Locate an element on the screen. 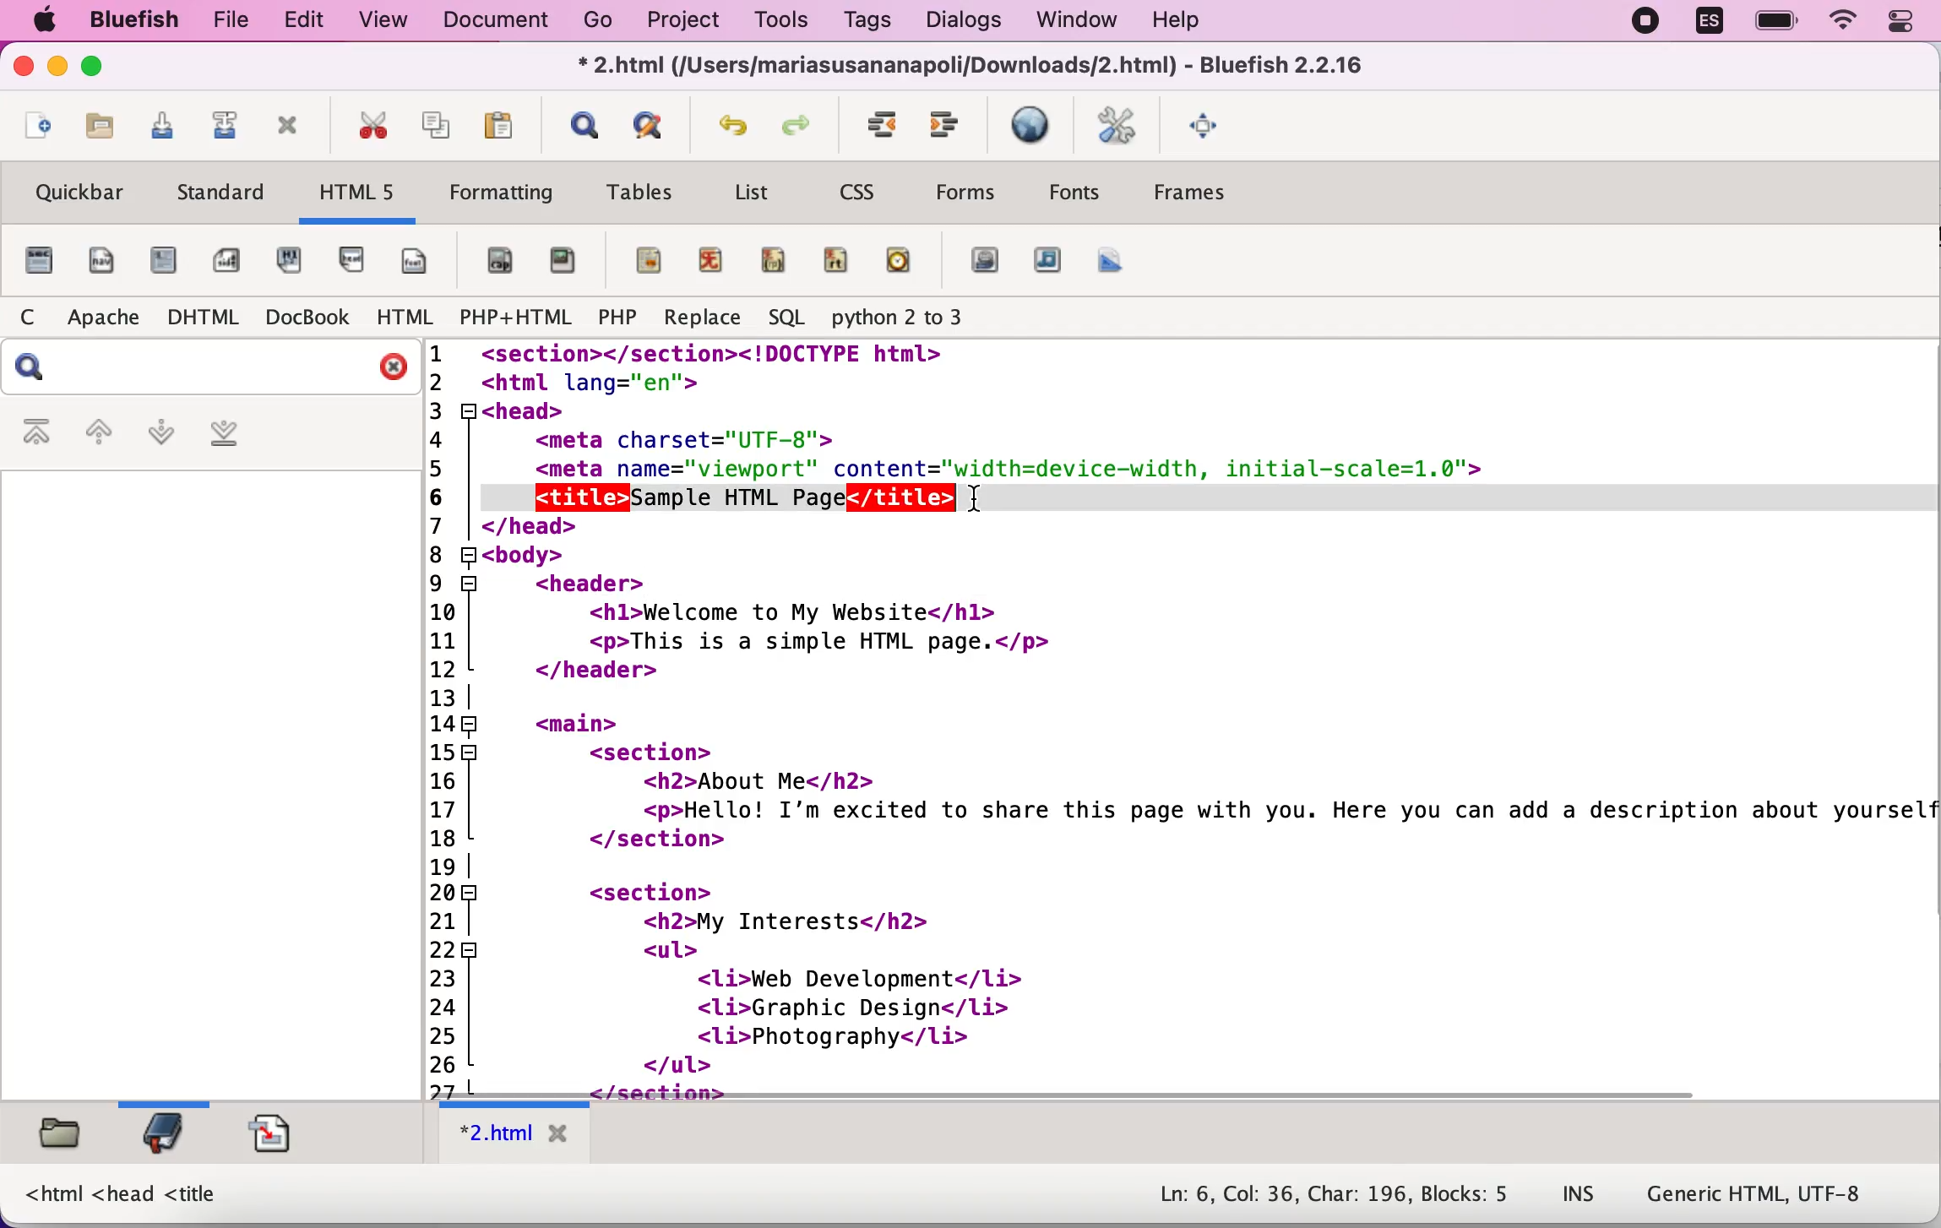 This screenshot has height=1228, width=1941. close is located at coordinates (23, 68).